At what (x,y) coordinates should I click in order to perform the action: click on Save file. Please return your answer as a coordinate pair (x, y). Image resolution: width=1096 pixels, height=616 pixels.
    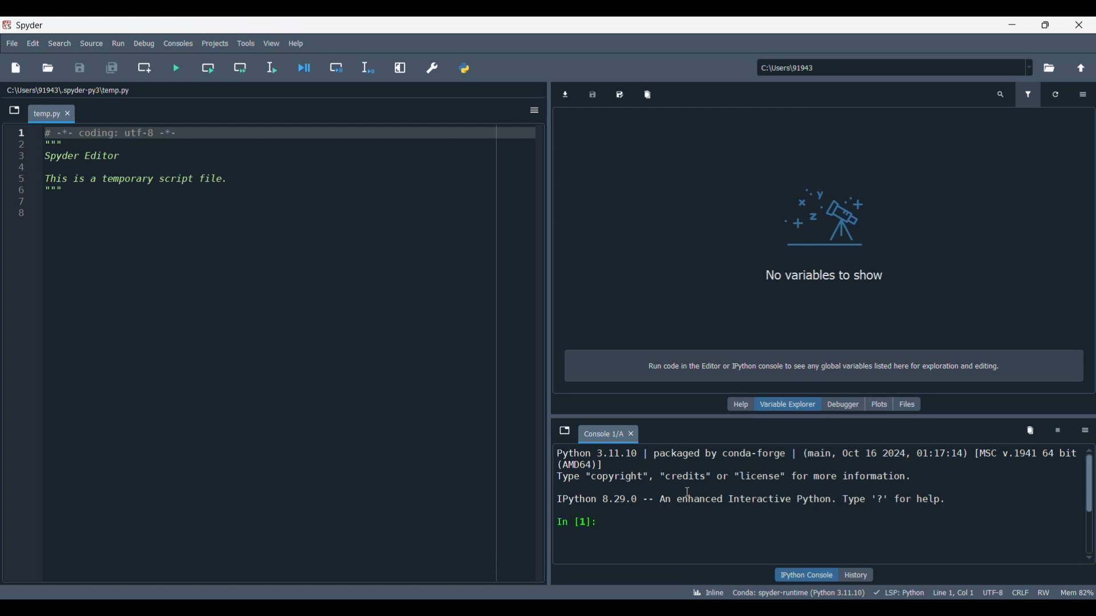
    Looking at the image, I should click on (80, 68).